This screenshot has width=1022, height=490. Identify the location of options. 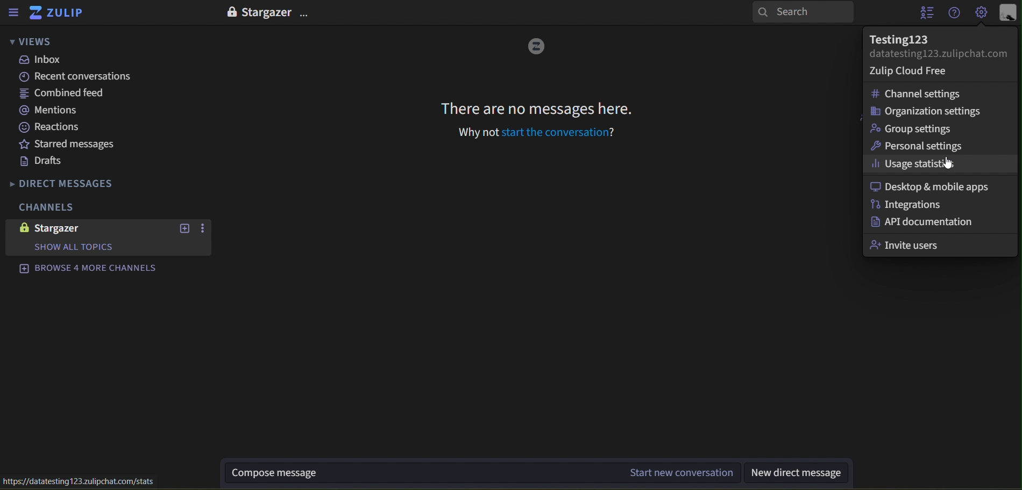
(204, 228).